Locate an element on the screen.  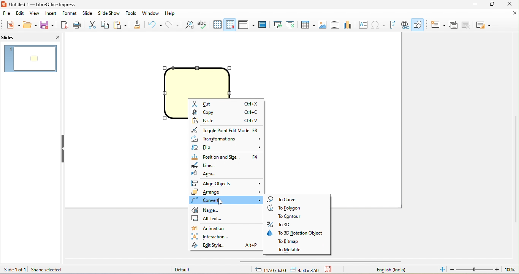
close is located at coordinates (53, 37).